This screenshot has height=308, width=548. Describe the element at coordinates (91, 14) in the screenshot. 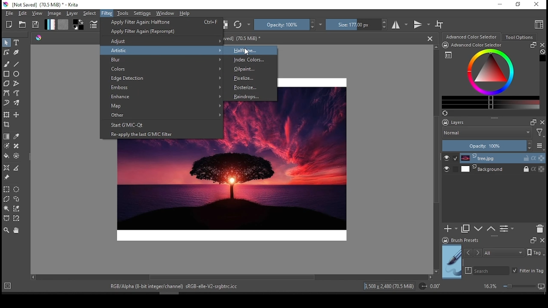

I see `select` at that location.